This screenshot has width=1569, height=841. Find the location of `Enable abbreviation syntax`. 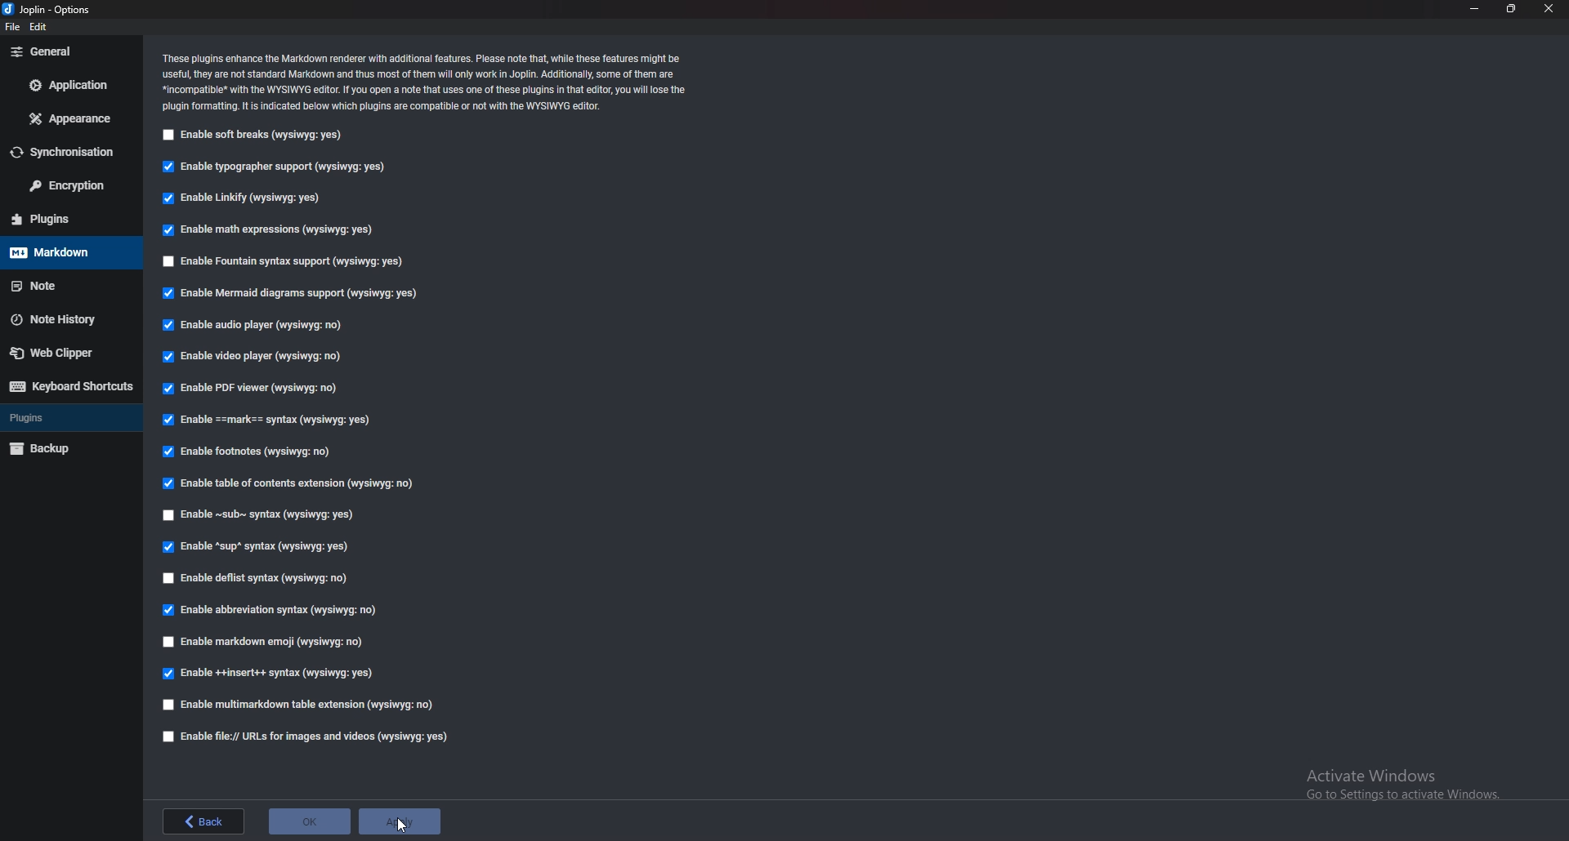

Enable abbreviation syntax is located at coordinates (278, 612).